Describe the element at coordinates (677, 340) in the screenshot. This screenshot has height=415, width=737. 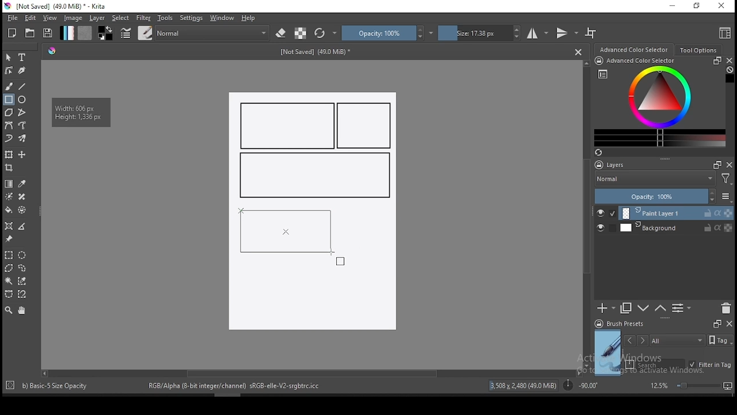
I see `tags` at that location.